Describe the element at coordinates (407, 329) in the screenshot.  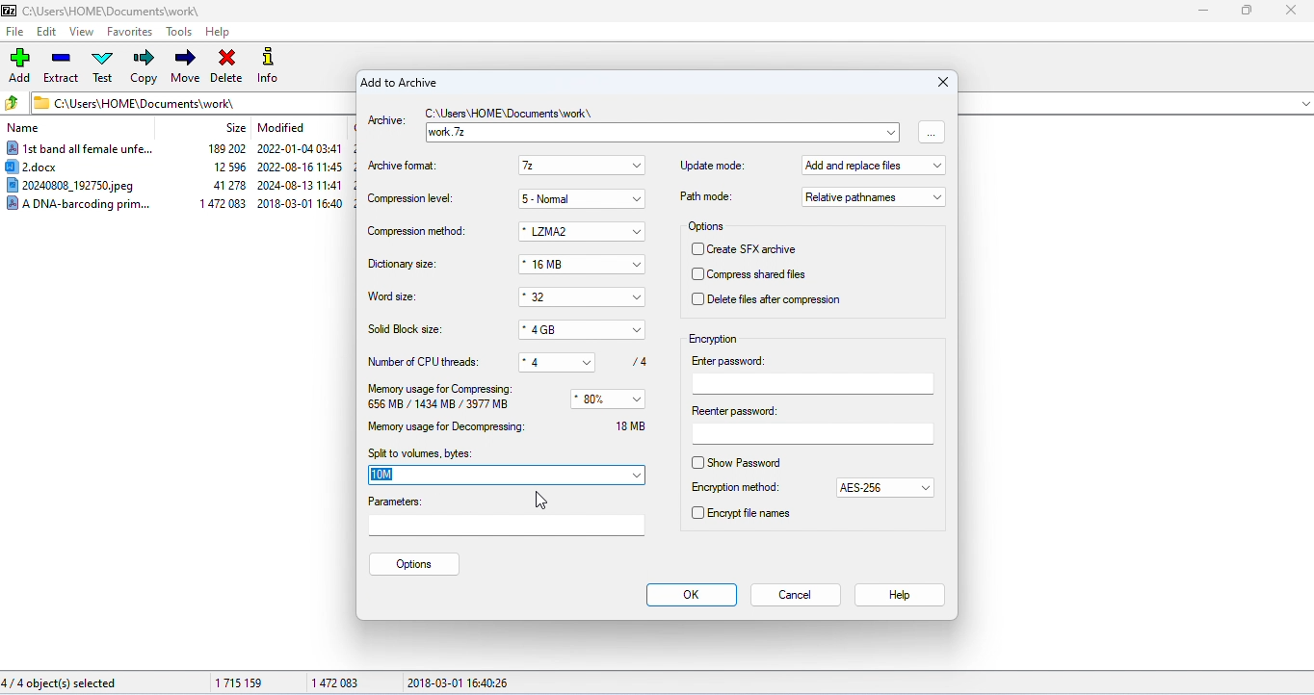
I see `solid block size` at that location.